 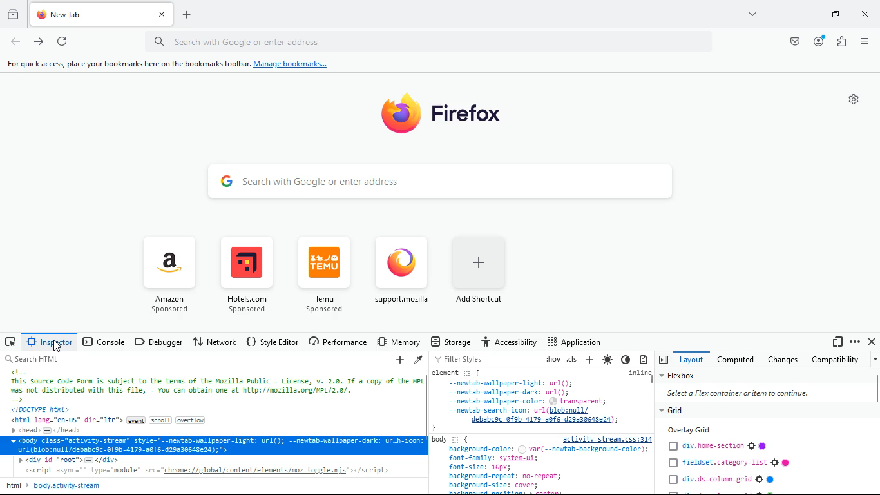 I want to click on For quick access, place your bookmarks here on the bookmarks toolbar, so click(x=126, y=64).